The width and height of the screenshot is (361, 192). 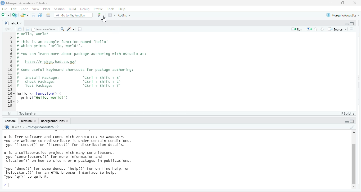 I want to click on  Terminal, so click(x=26, y=121).